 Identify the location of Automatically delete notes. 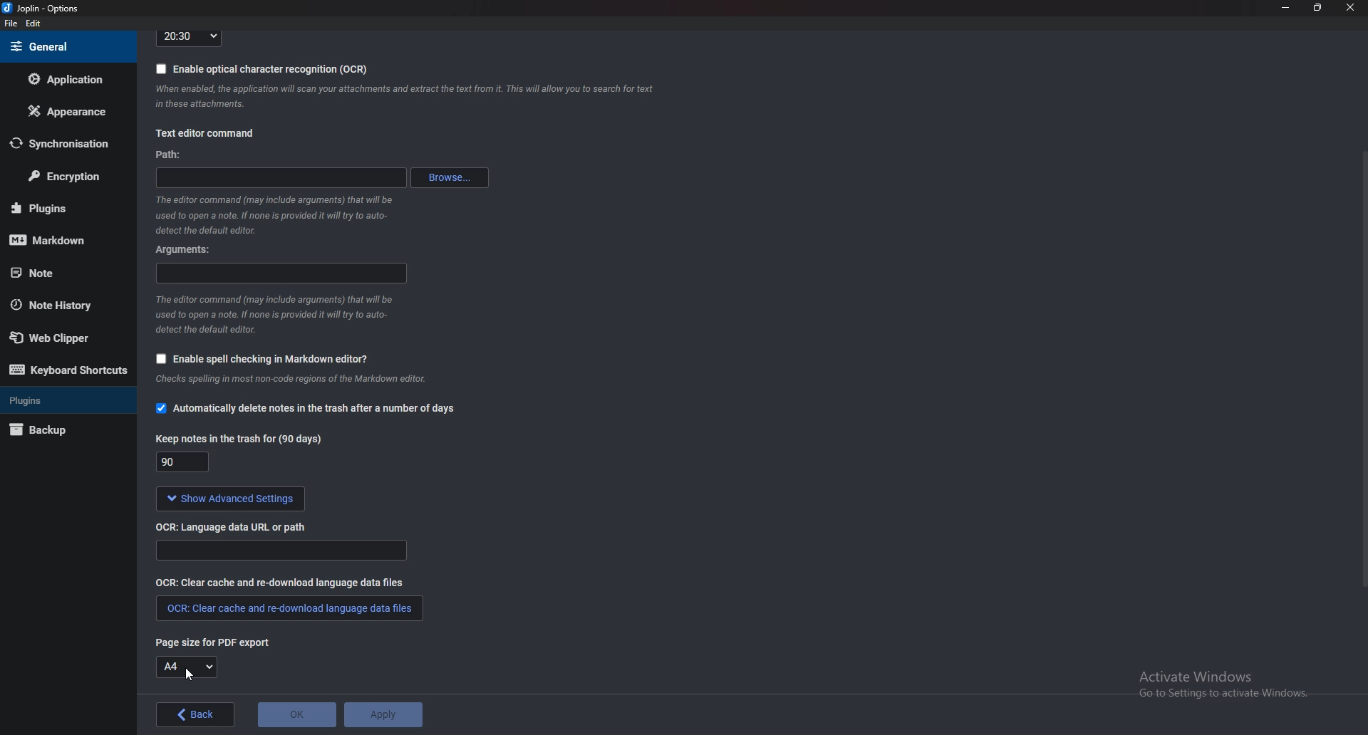
(305, 410).